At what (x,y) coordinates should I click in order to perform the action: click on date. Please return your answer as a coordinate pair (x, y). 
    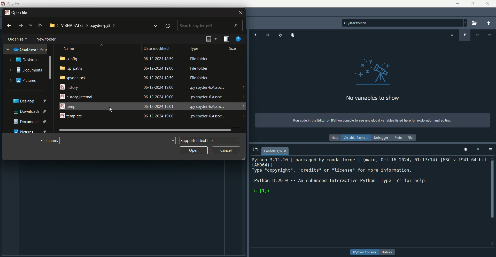
    Looking at the image, I should click on (158, 68).